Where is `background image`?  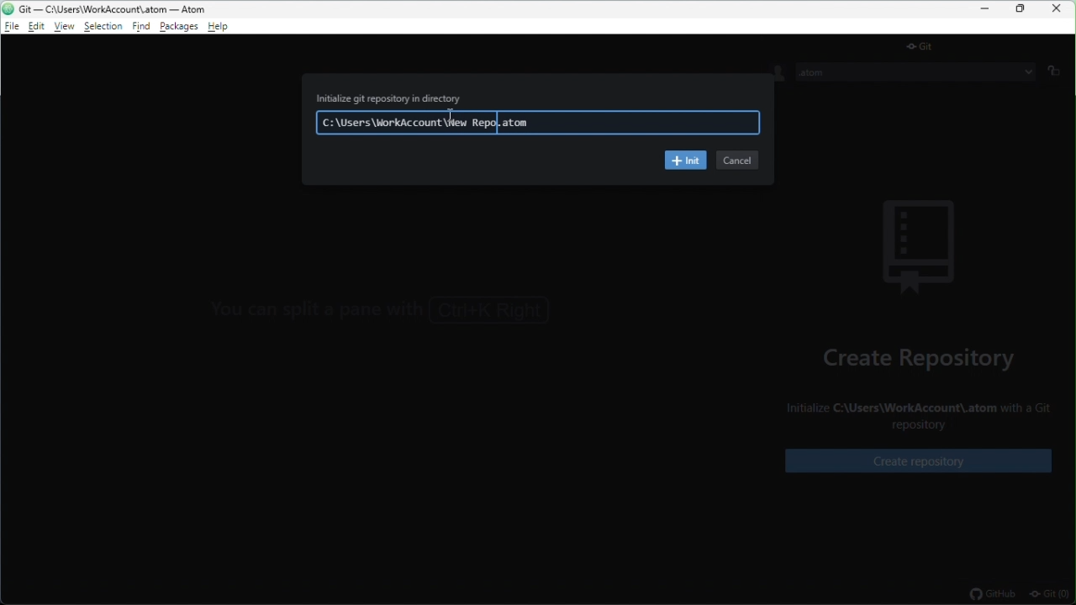 background image is located at coordinates (925, 245).